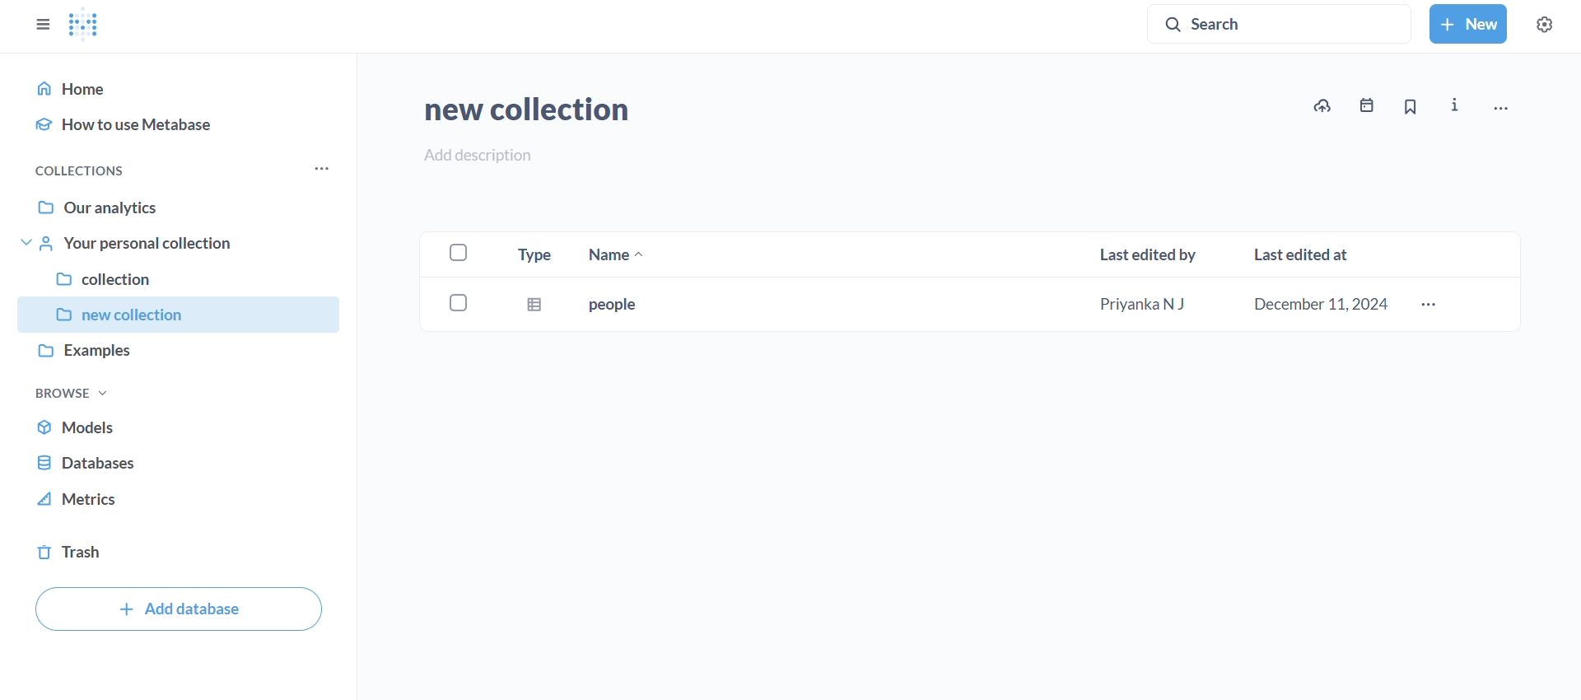 This screenshot has width=1581, height=700. Describe the element at coordinates (183, 124) in the screenshot. I see `how to use metabase ` at that location.